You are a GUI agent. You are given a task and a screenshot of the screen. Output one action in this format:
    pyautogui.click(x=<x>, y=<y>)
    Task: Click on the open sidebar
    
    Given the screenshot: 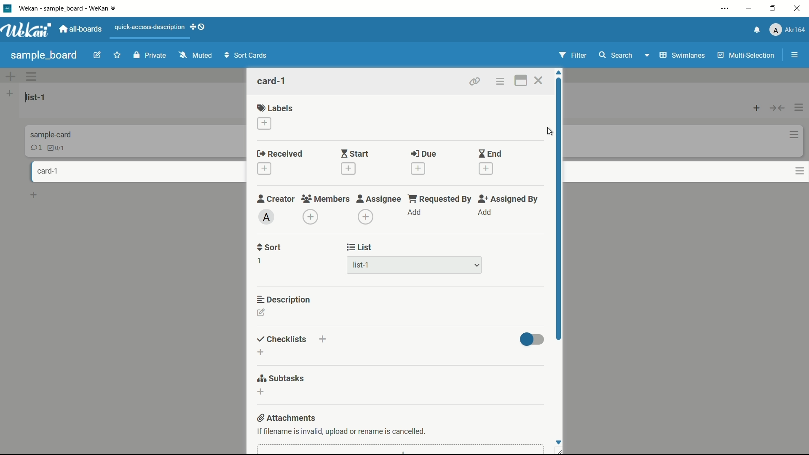 What is the action you would take?
    pyautogui.click(x=790, y=55)
    